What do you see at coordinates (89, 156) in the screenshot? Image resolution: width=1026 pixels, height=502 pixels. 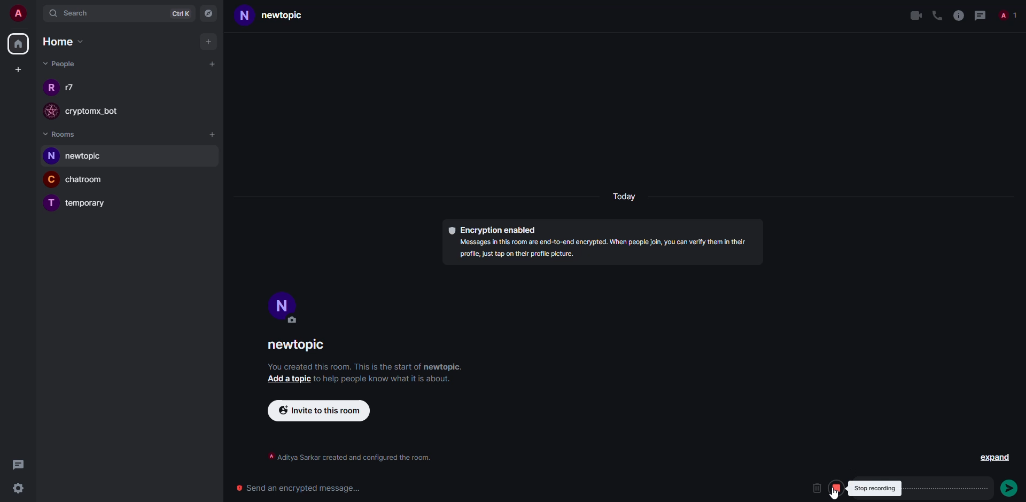 I see `room` at bounding box center [89, 156].